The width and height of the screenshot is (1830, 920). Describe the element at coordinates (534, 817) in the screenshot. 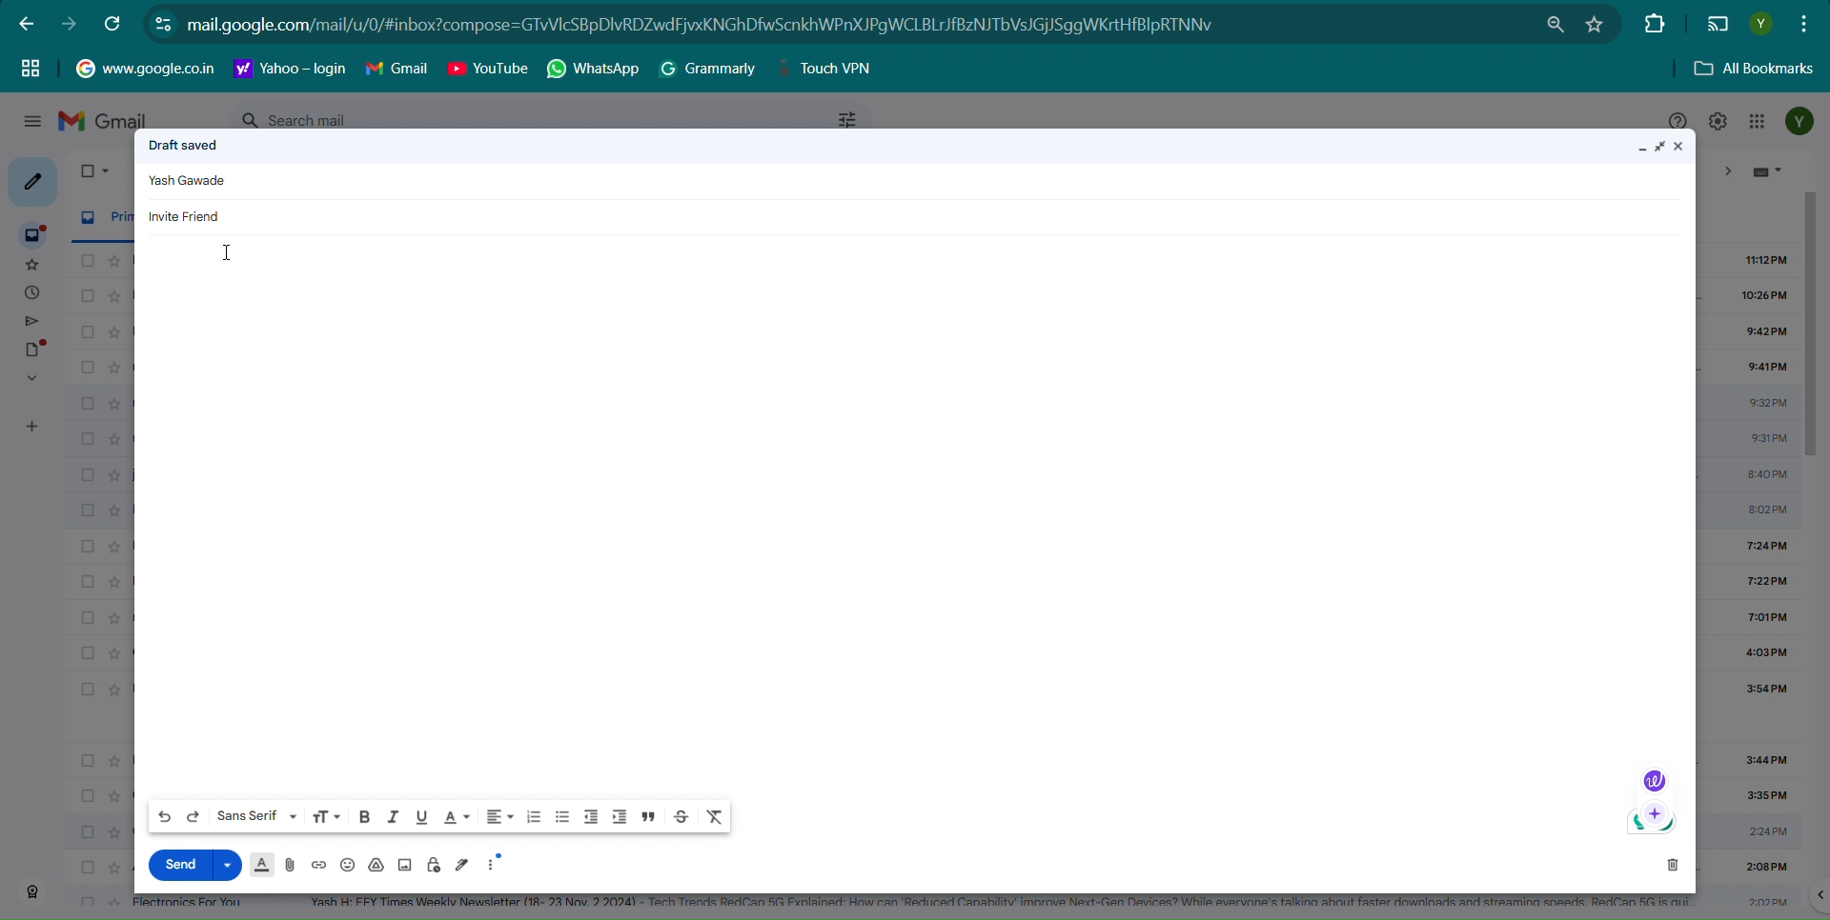

I see `Number List` at that location.